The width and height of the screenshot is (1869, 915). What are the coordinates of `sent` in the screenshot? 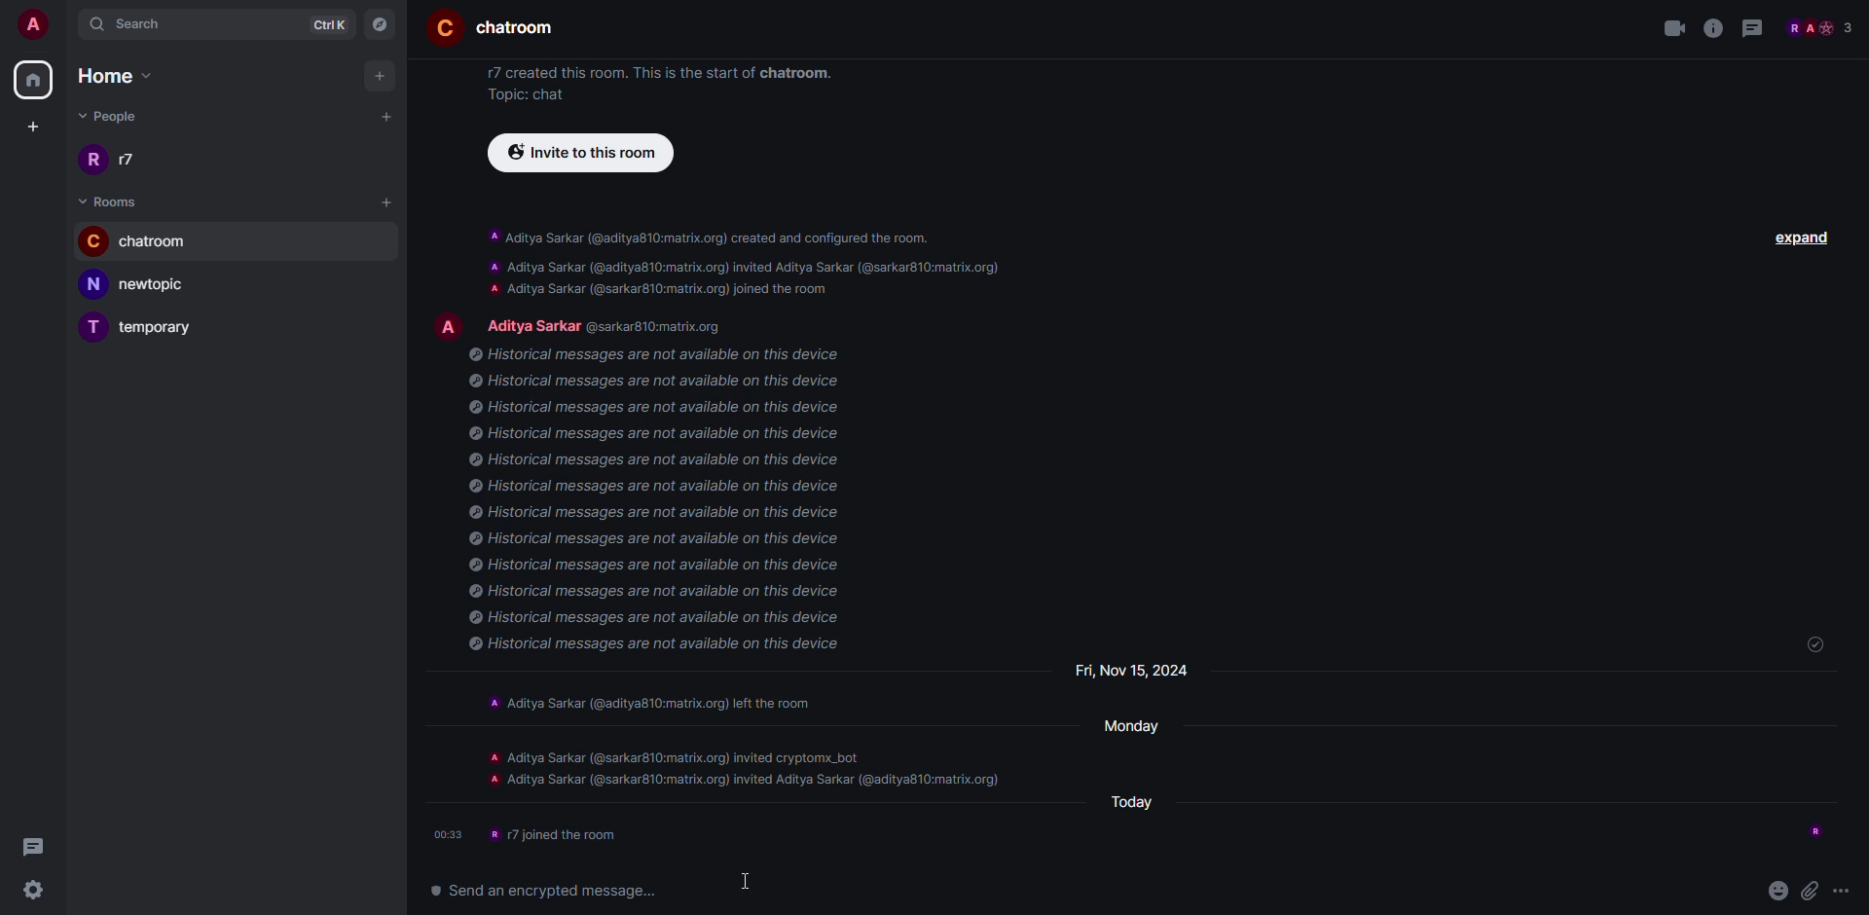 It's located at (1811, 645).